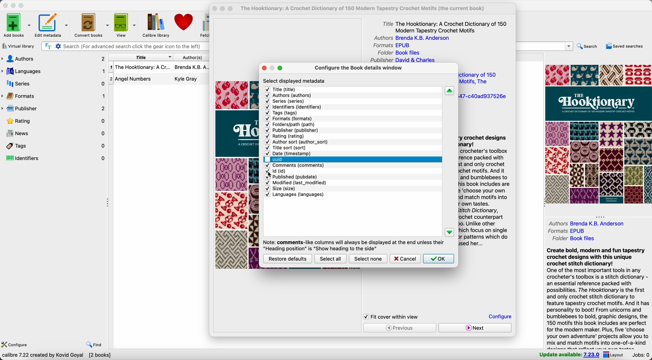  Describe the element at coordinates (56, 356) in the screenshot. I see `data` at that location.